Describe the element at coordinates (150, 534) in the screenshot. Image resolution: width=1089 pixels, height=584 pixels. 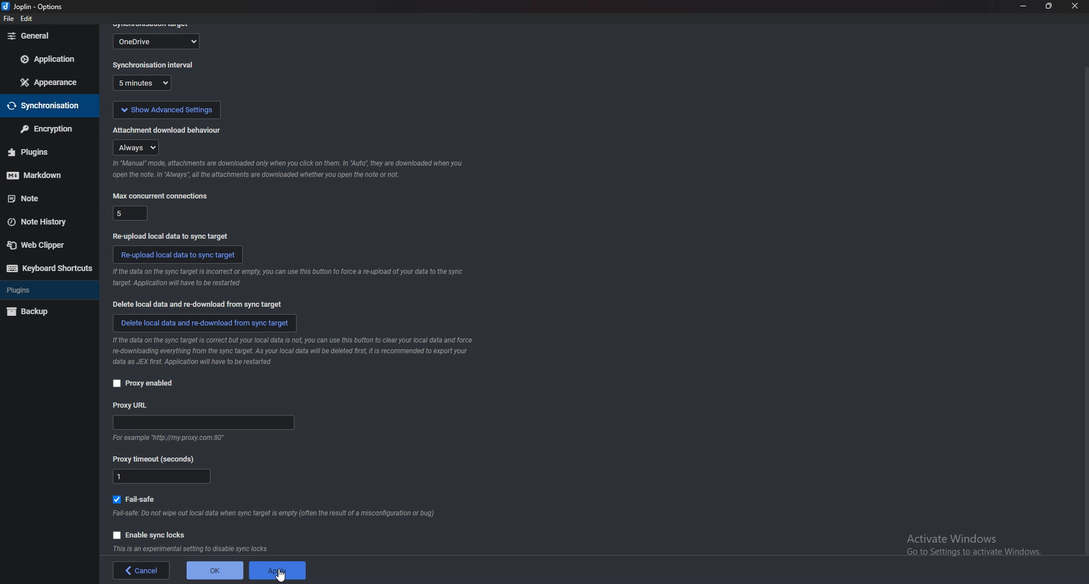
I see `enable sync lock` at that location.